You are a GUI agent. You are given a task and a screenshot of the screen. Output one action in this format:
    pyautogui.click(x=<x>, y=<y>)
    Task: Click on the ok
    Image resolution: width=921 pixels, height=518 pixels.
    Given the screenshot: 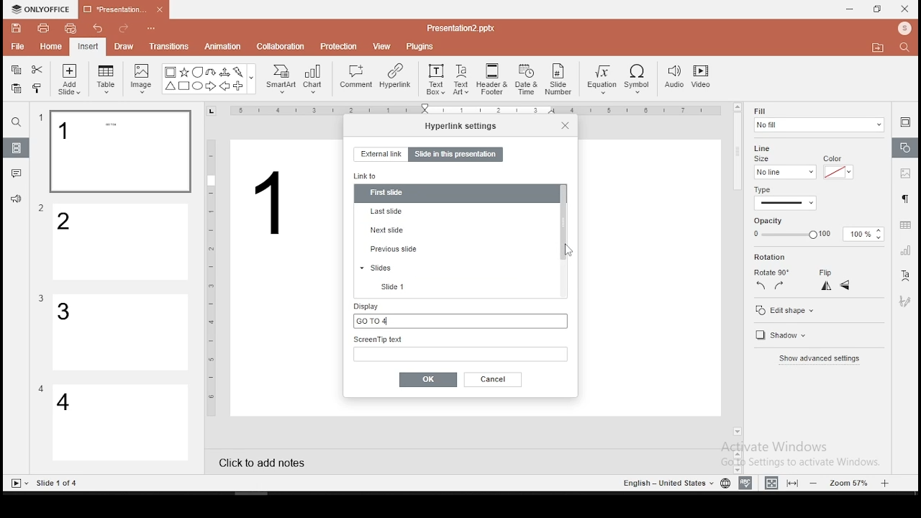 What is the action you would take?
    pyautogui.click(x=428, y=379)
    